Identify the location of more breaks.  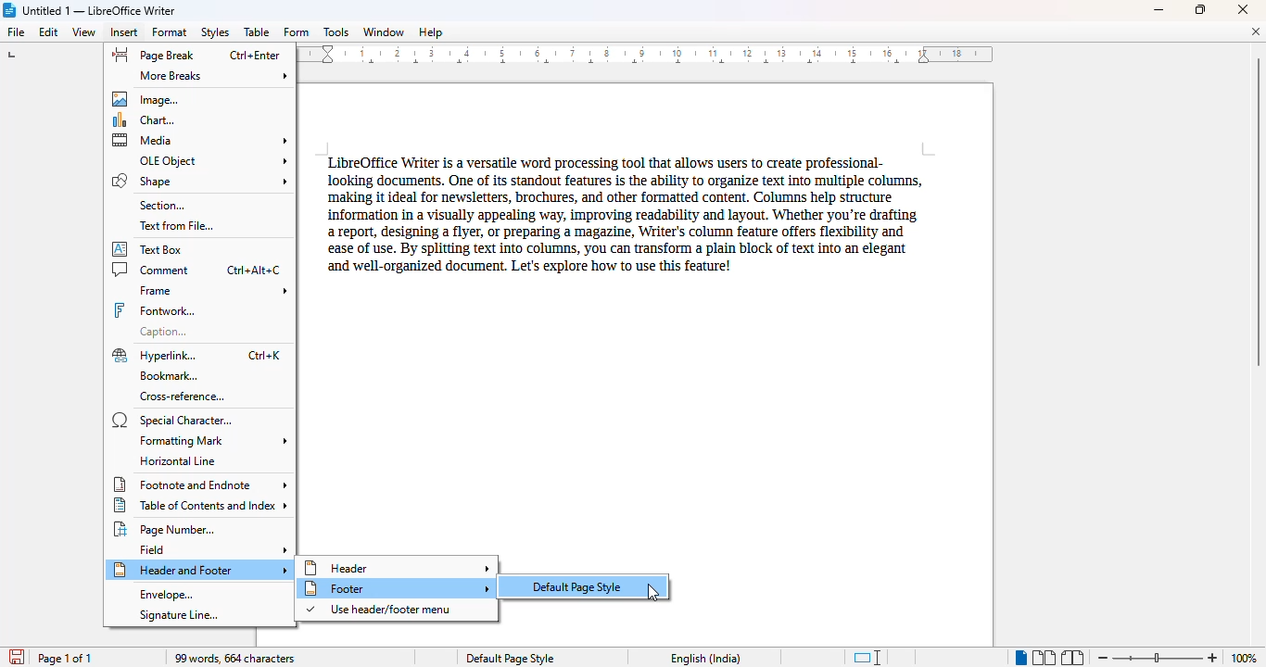
(214, 76).